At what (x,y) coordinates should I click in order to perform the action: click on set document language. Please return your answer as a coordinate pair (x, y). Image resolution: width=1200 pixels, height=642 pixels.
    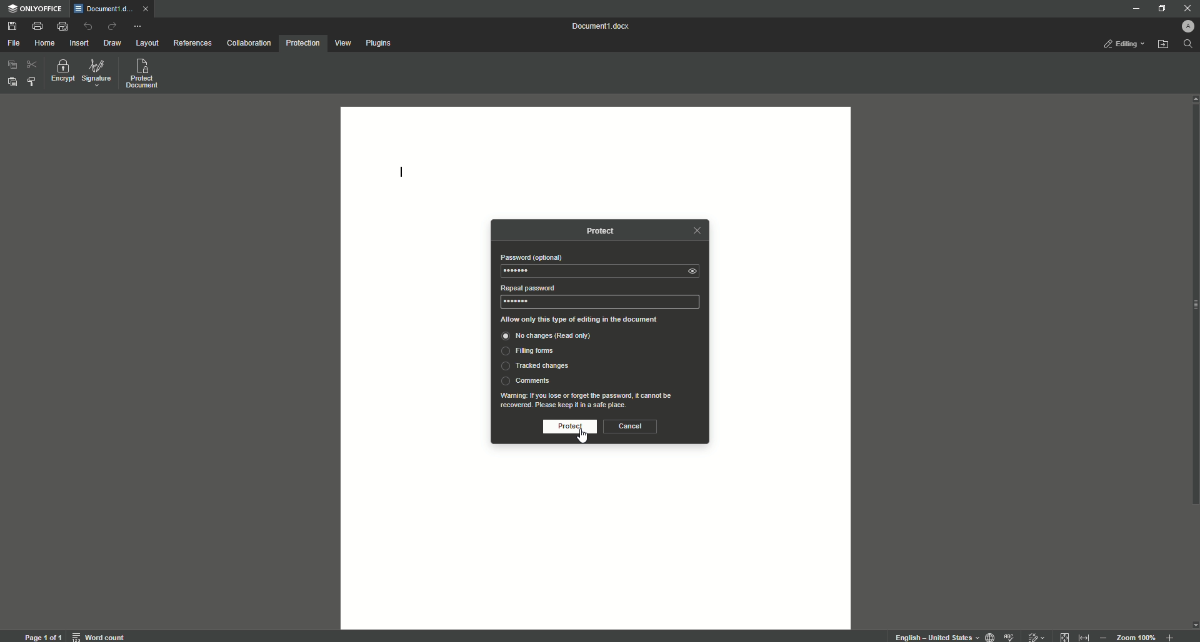
    Looking at the image, I should click on (990, 636).